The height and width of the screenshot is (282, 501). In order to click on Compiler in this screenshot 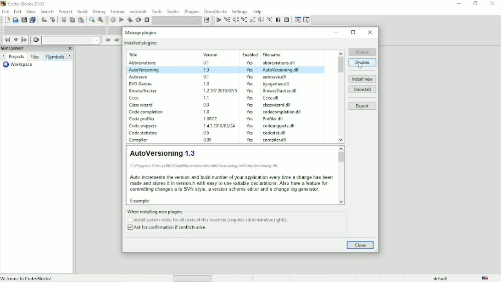, I will do `click(139, 141)`.